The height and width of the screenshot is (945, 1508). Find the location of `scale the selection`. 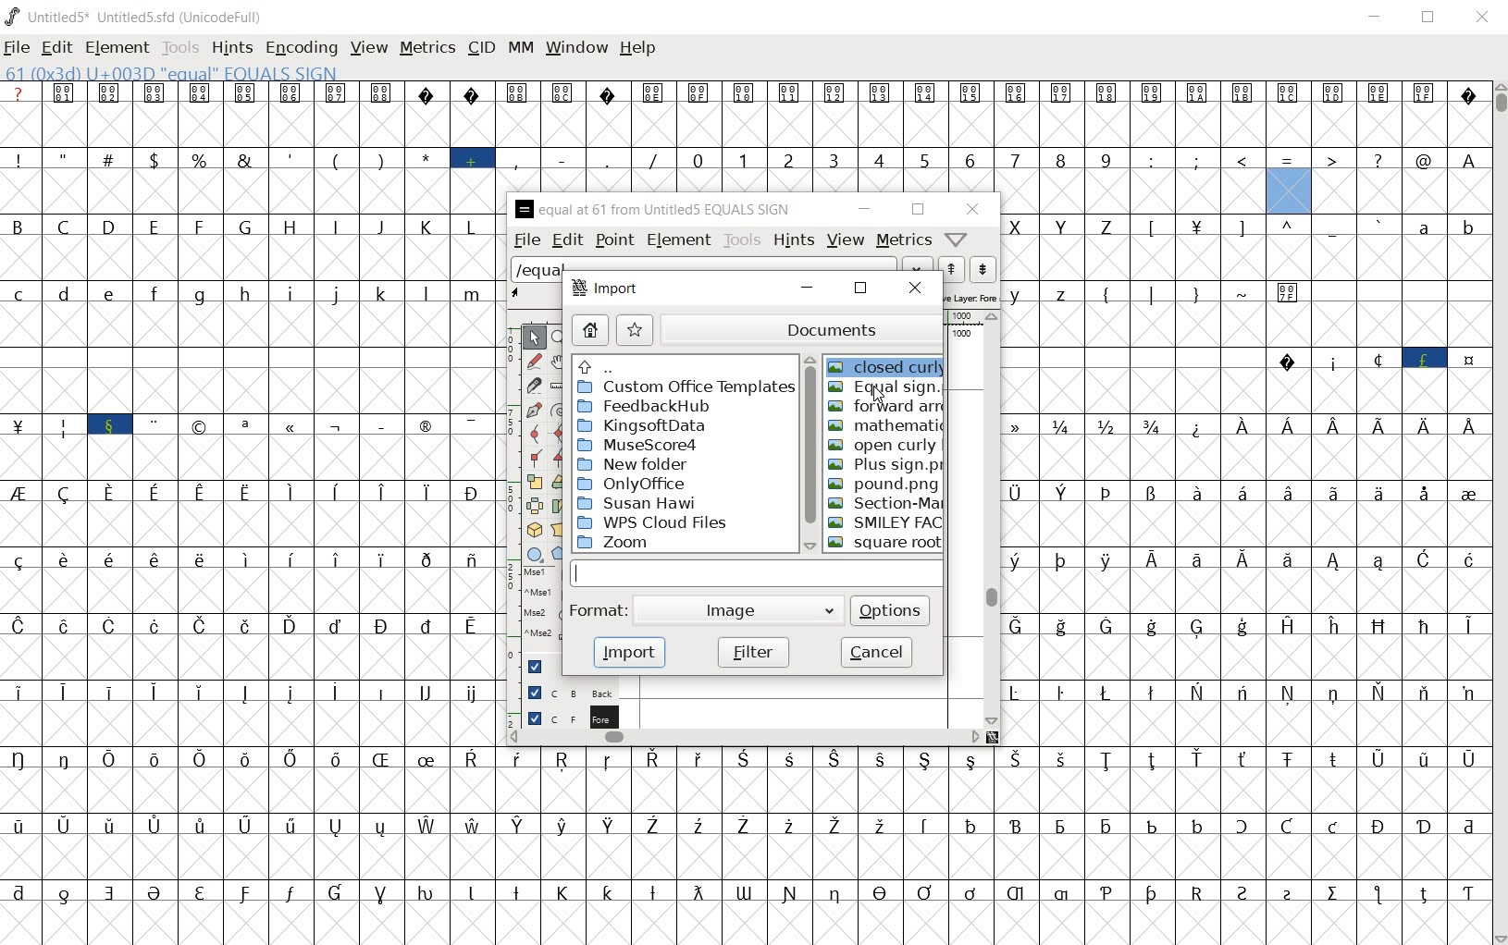

scale the selection is located at coordinates (534, 482).